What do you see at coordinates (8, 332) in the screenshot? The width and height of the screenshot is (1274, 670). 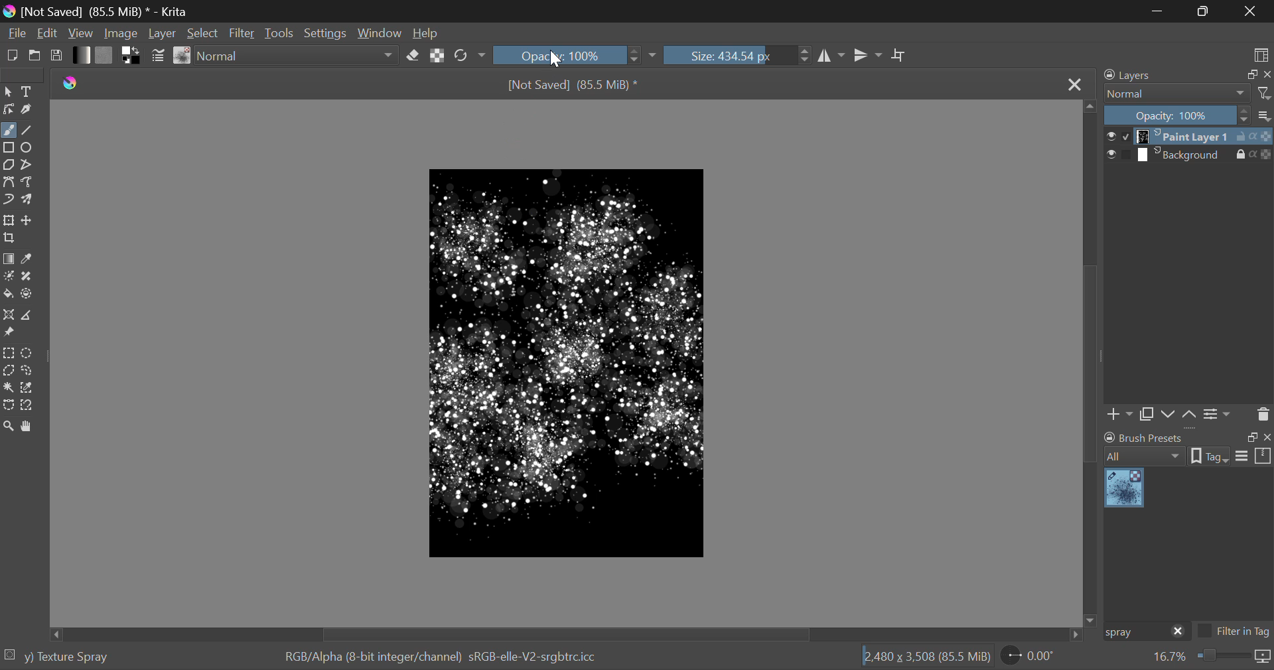 I see `Reference Images` at bounding box center [8, 332].